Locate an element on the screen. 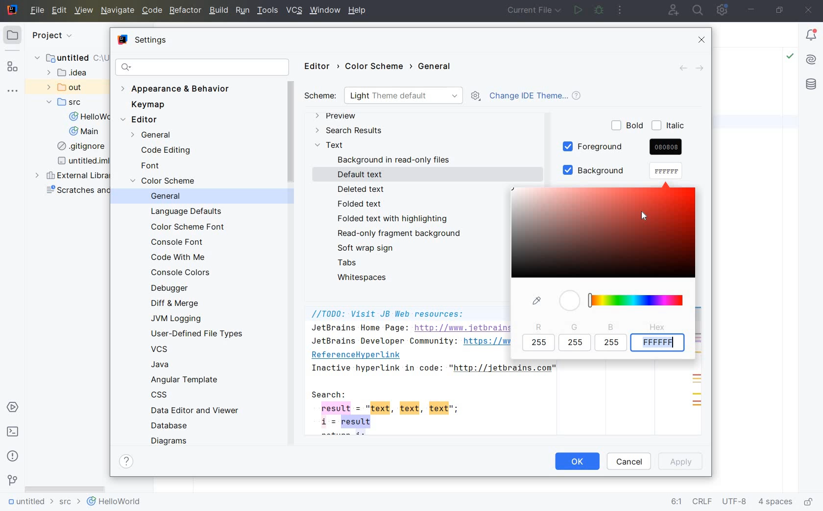 This screenshot has height=511, width=823. Highlight: All Problems is located at coordinates (790, 57).